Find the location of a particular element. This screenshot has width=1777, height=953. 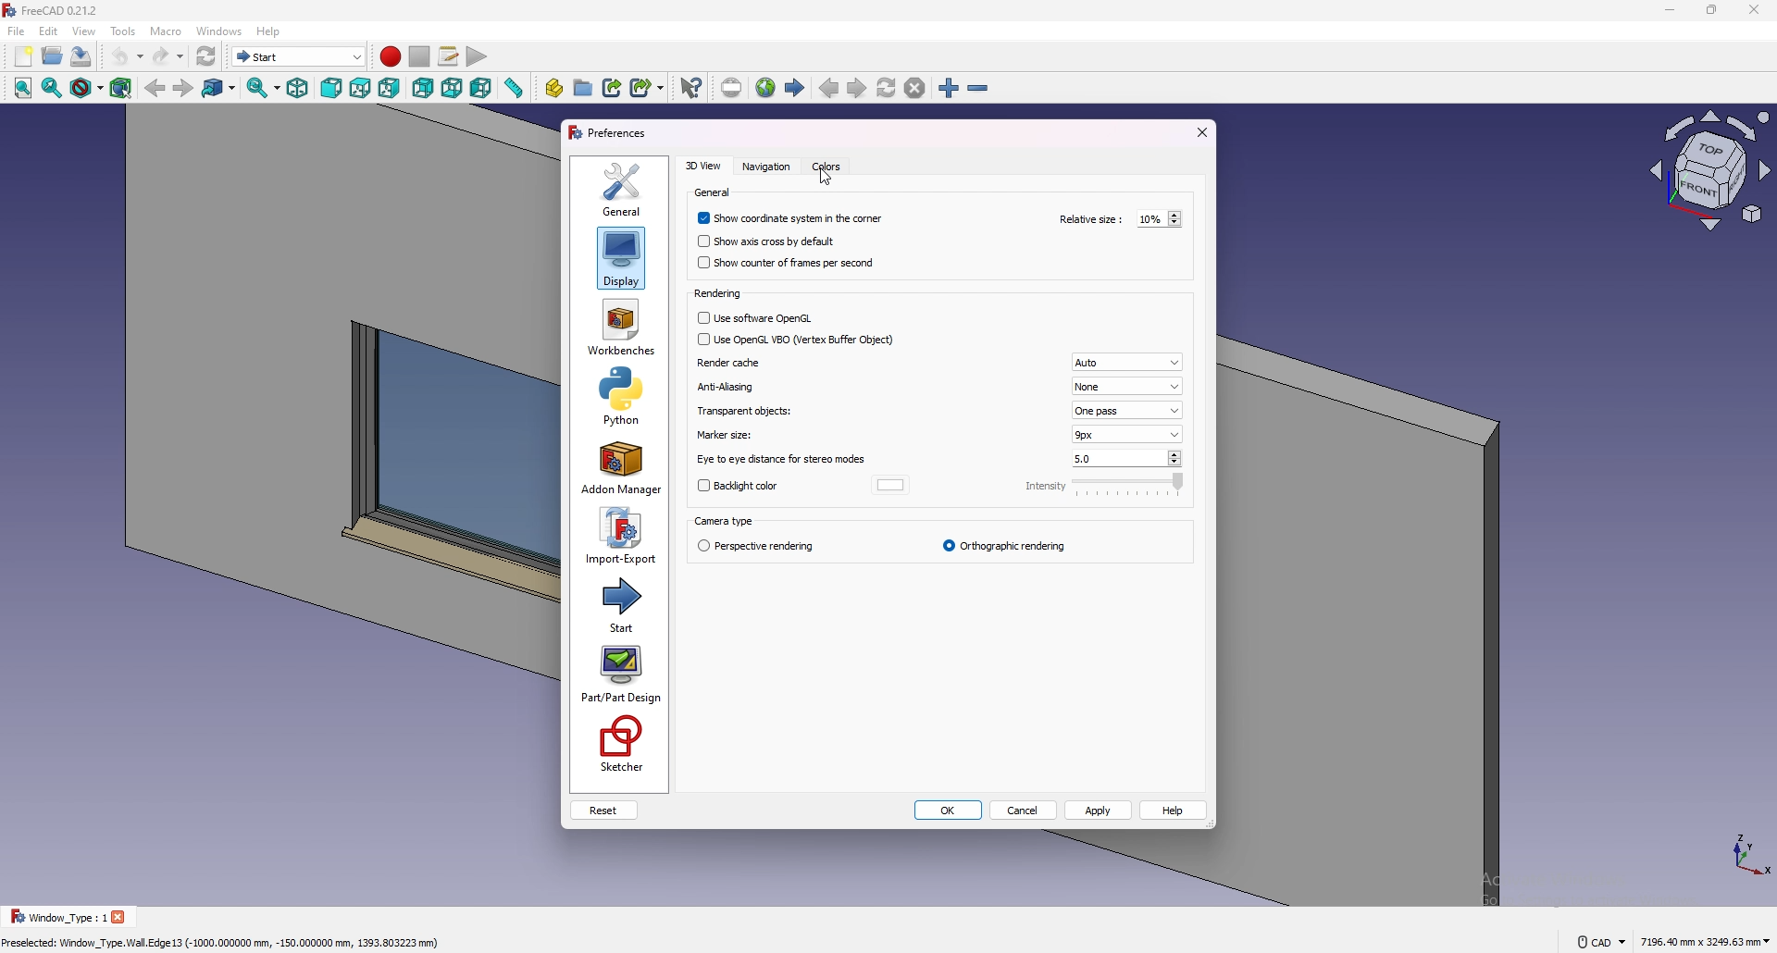

sync view is located at coordinates (264, 88).